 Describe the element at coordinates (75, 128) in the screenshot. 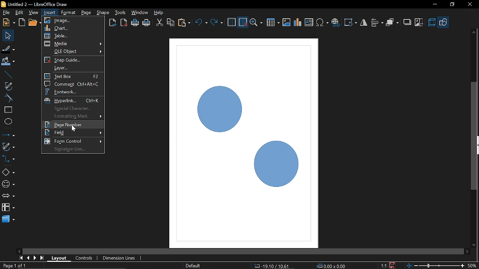

I see `Cursor` at that location.